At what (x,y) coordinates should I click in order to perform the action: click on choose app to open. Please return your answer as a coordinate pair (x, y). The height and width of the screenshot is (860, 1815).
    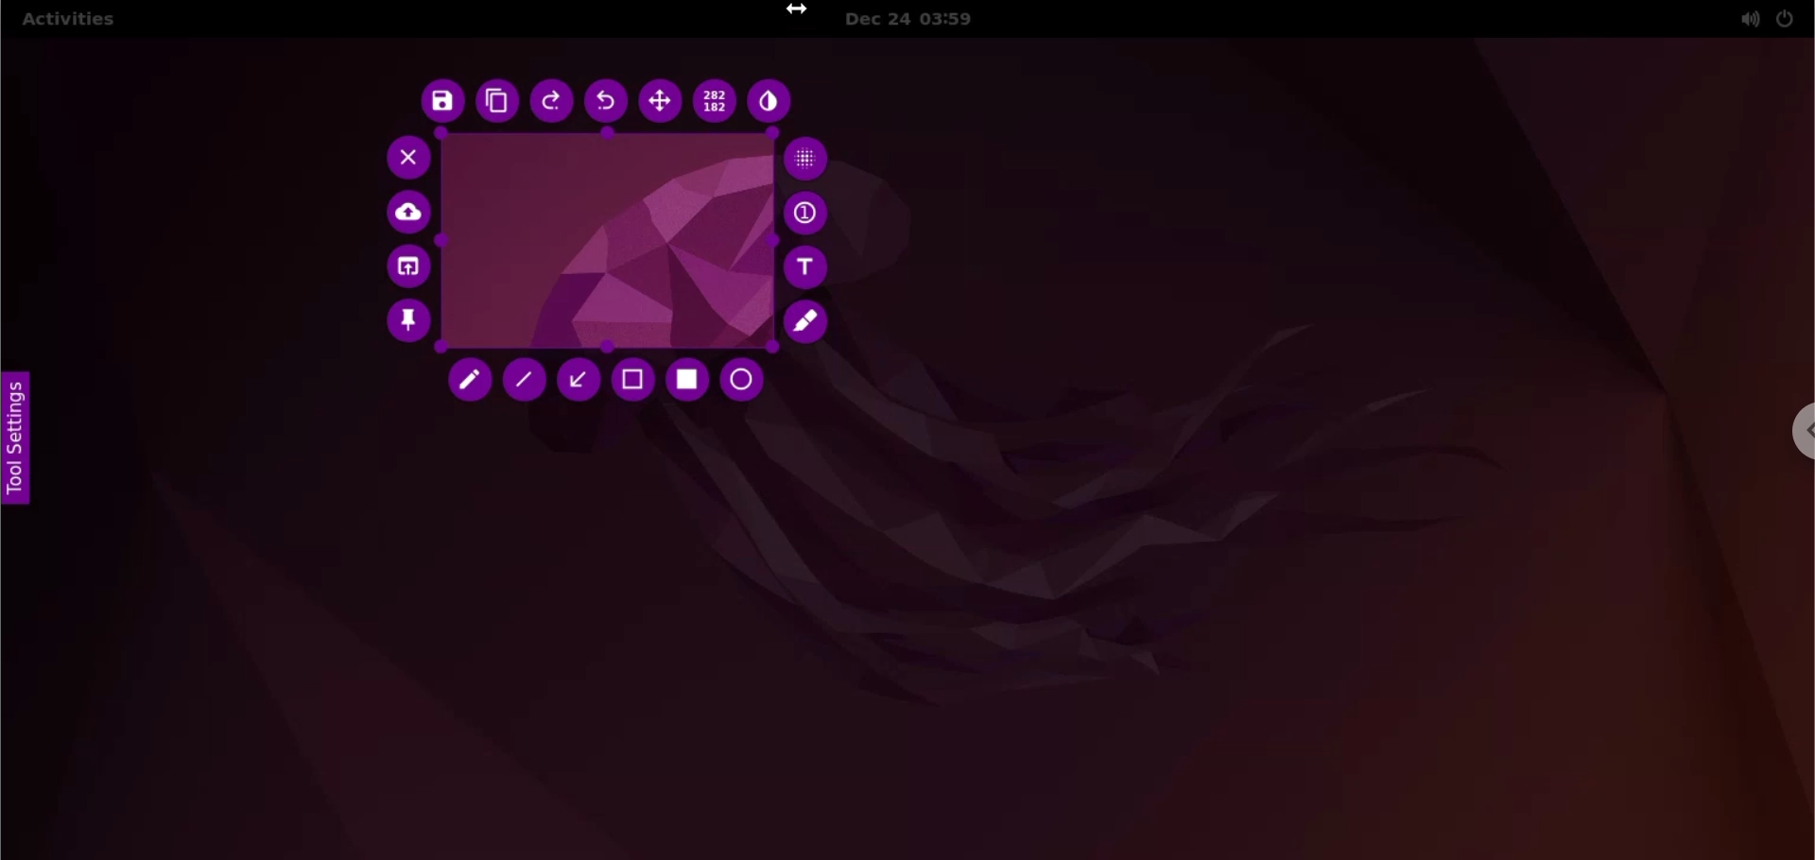
    Looking at the image, I should click on (406, 269).